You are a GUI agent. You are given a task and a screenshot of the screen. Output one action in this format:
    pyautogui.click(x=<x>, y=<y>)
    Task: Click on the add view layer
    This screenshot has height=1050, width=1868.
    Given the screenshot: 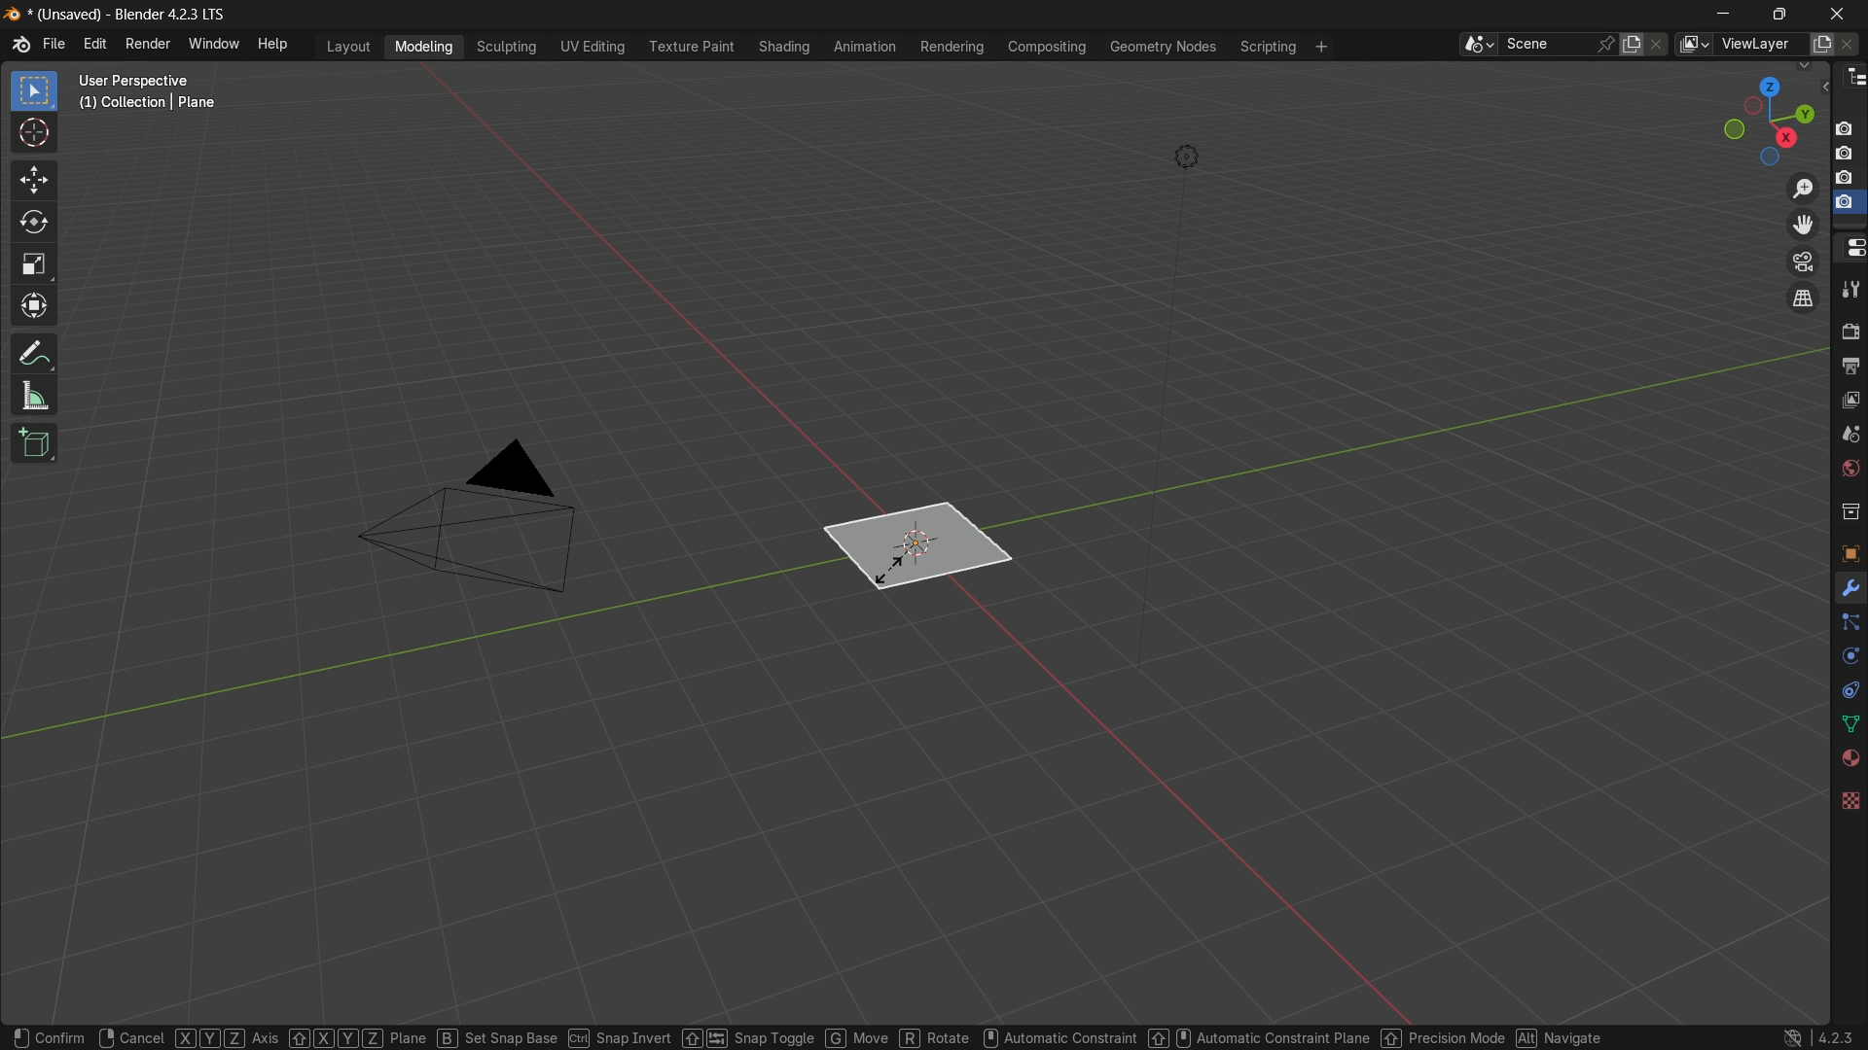 What is the action you would take?
    pyautogui.click(x=1819, y=44)
    